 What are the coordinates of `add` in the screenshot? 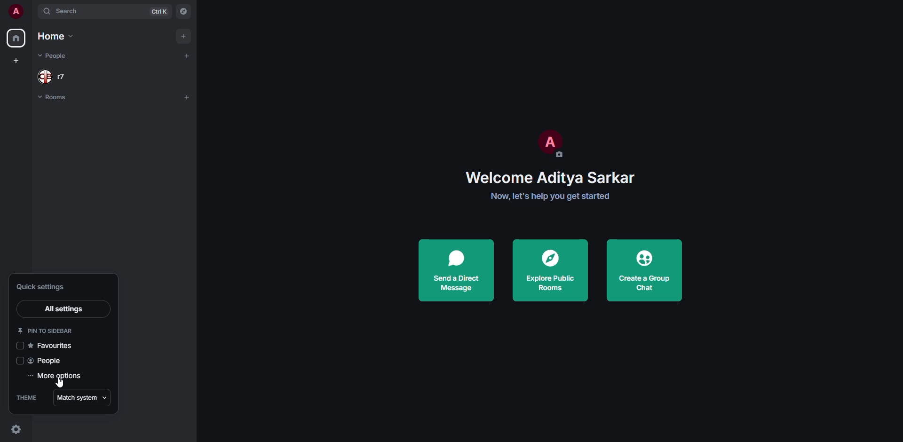 It's located at (187, 55).